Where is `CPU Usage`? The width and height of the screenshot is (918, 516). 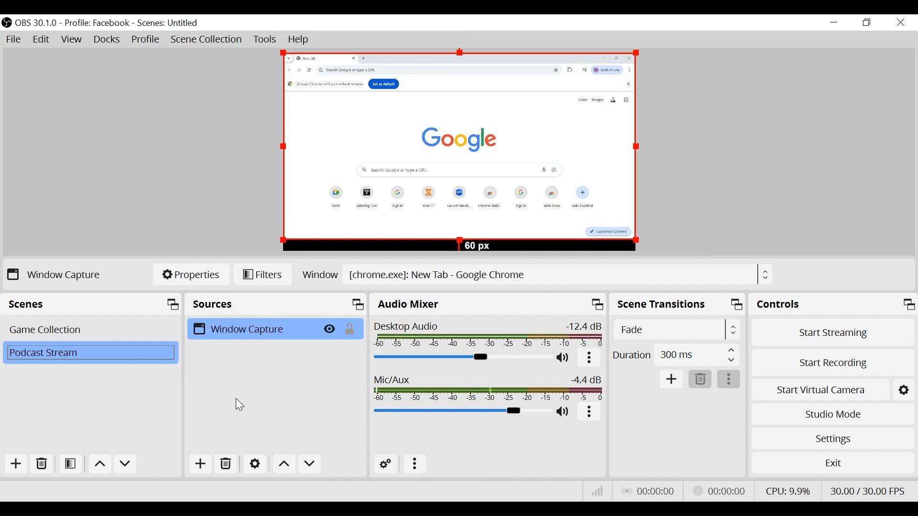 CPU Usage is located at coordinates (788, 491).